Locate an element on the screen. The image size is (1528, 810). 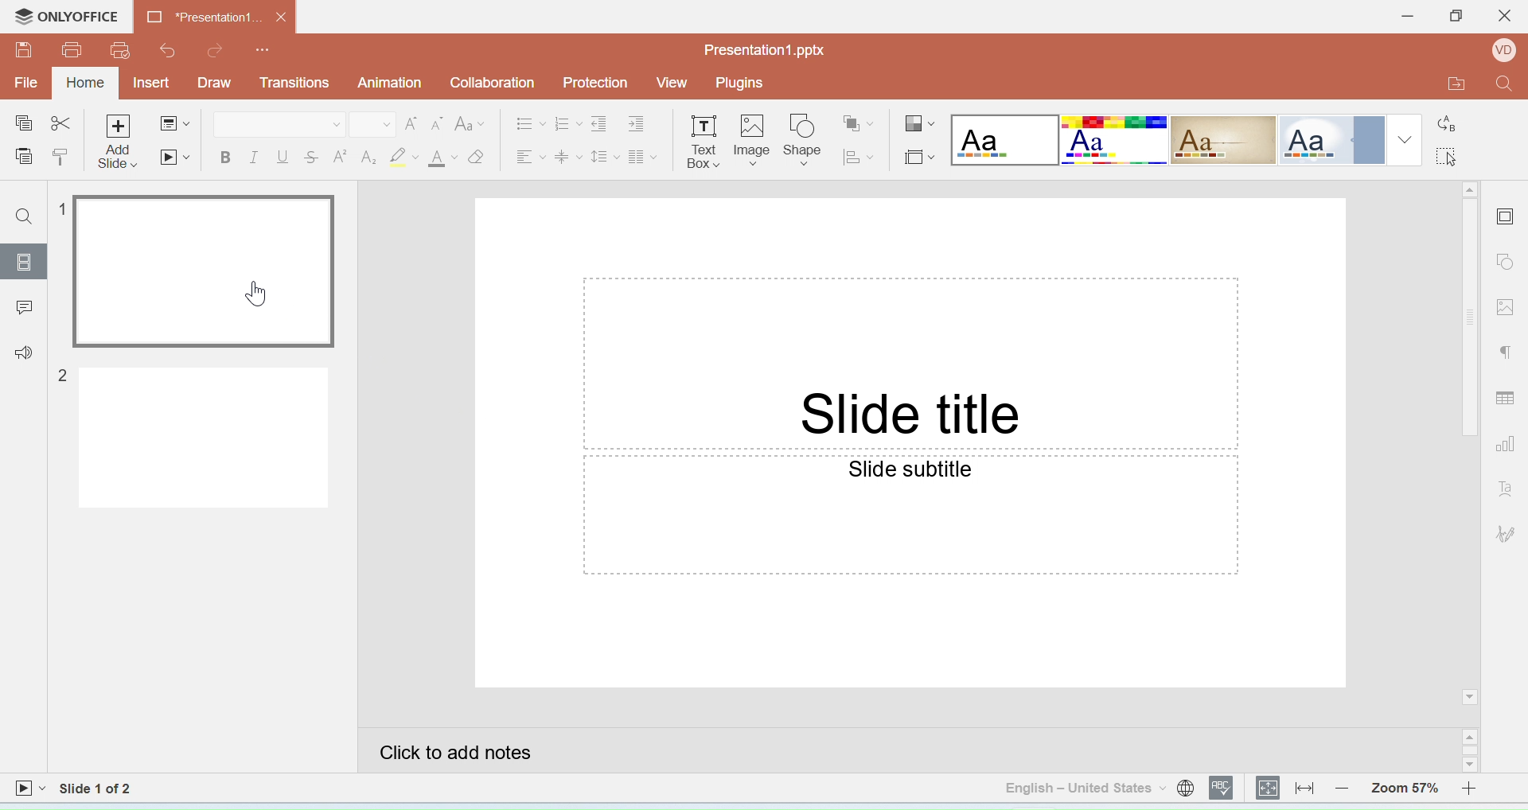
Line spacing is located at coordinates (606, 154).